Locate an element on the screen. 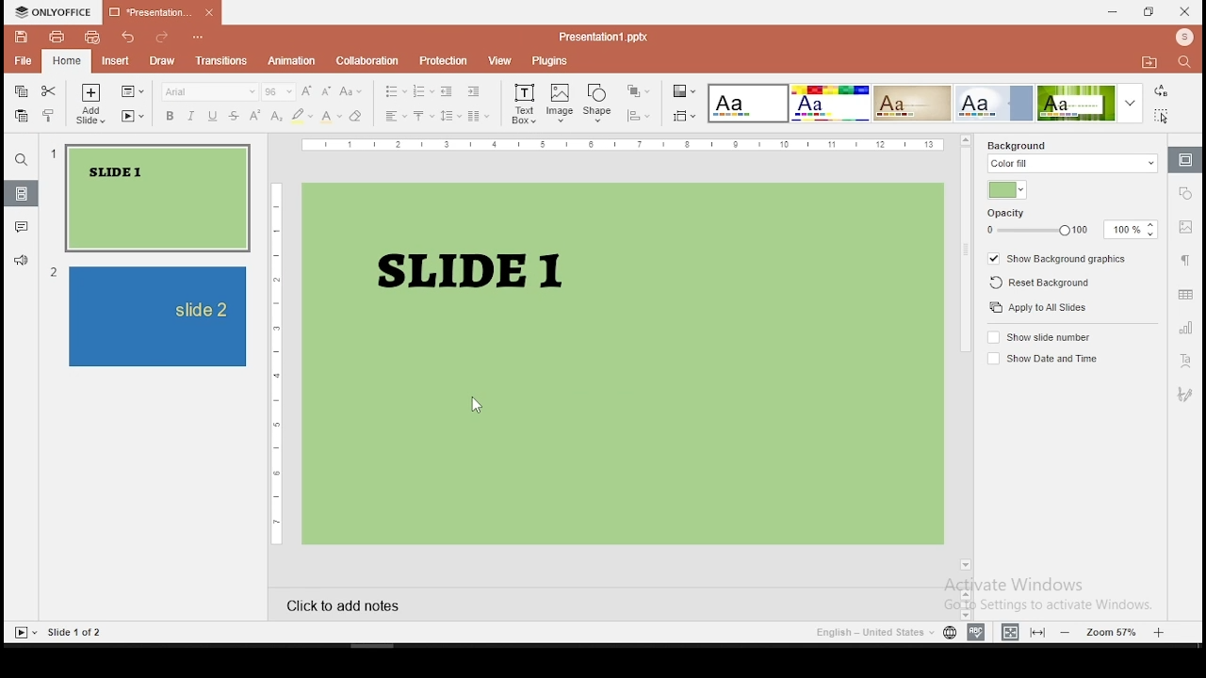  feedback and support is located at coordinates (22, 259).